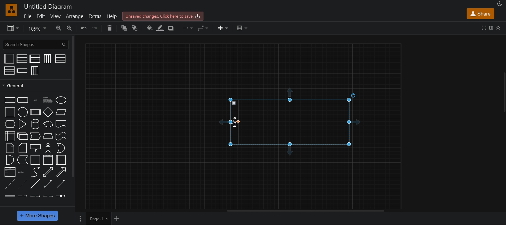  Describe the element at coordinates (35, 124) in the screenshot. I see `cylinder` at that location.